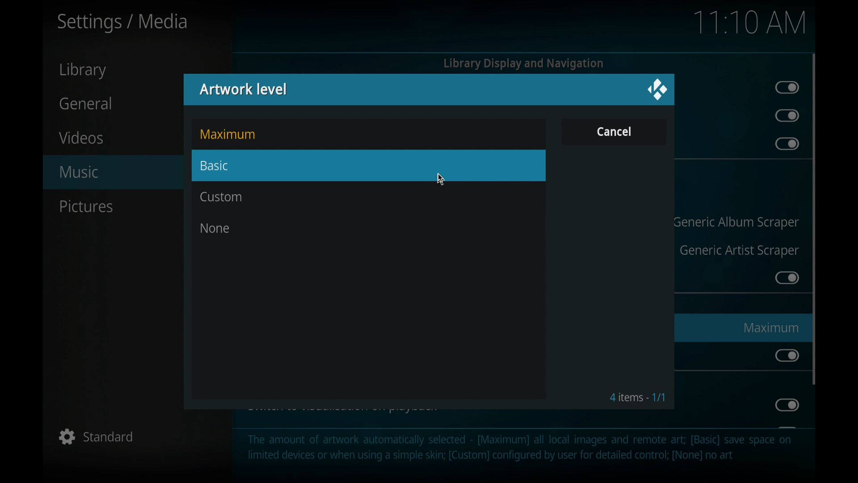 This screenshot has height=483, width=858. What do you see at coordinates (85, 102) in the screenshot?
I see `general` at bounding box center [85, 102].